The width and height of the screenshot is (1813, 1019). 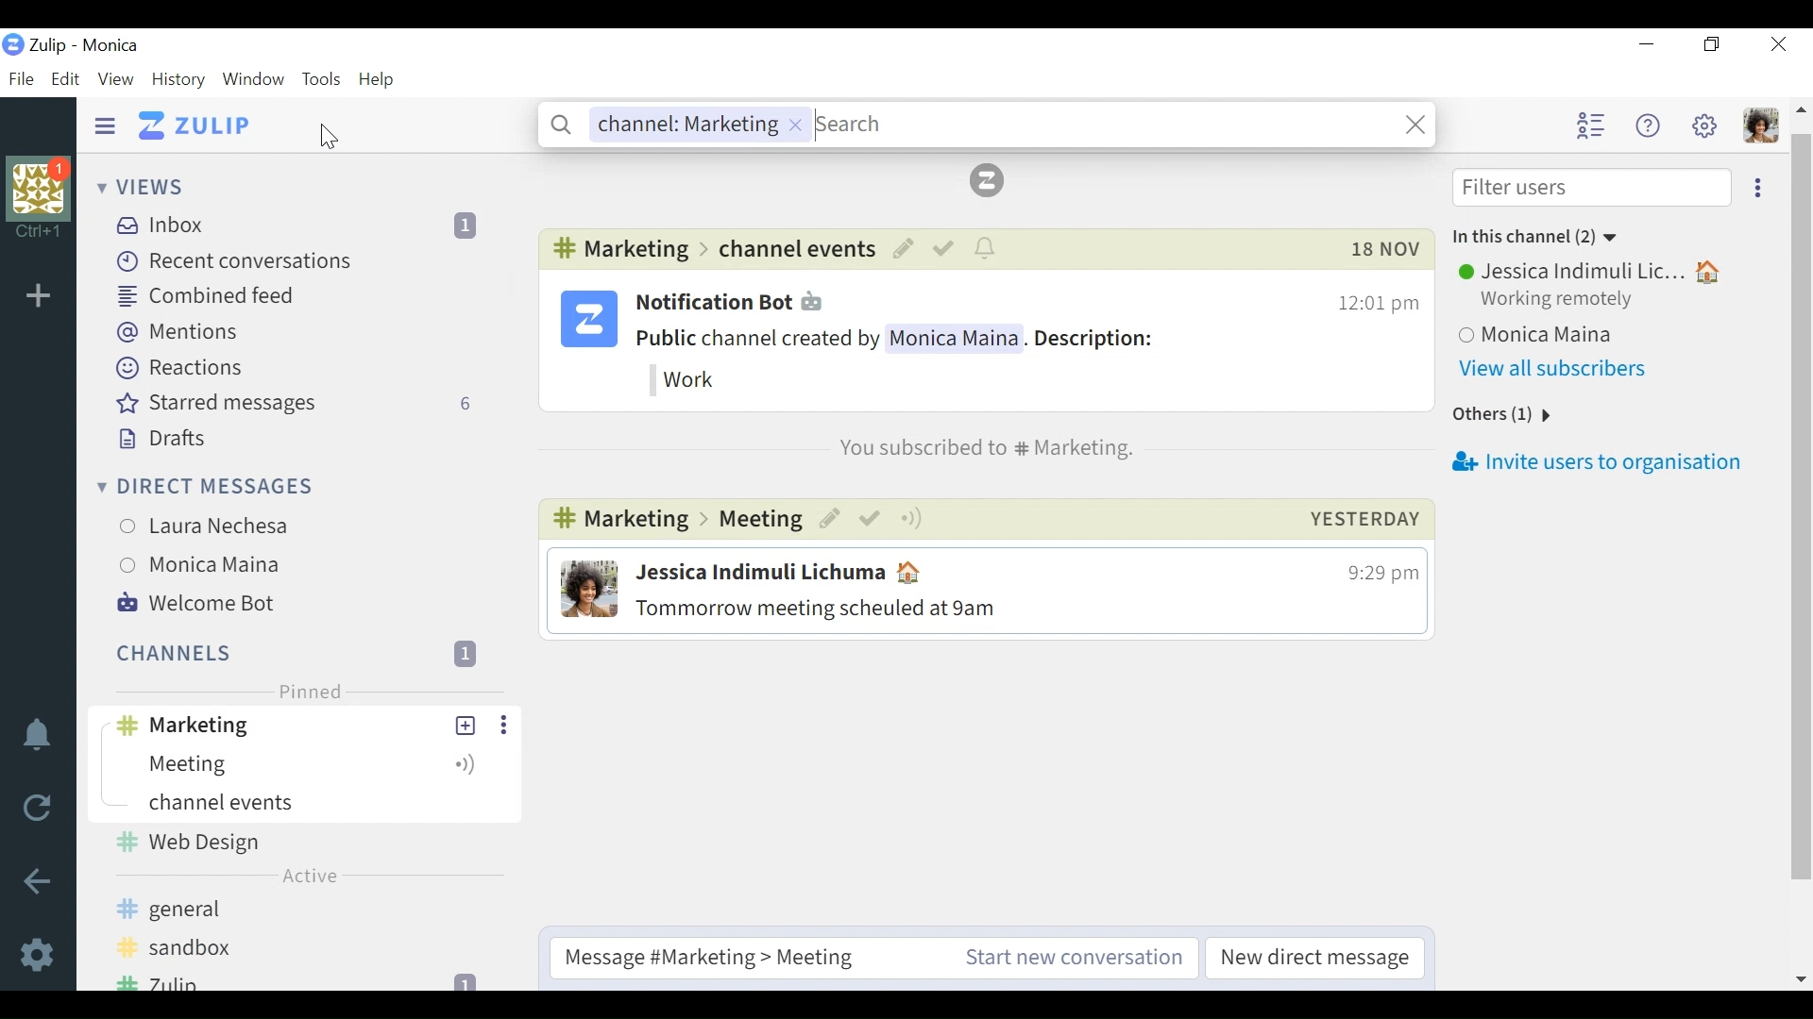 I want to click on Browse more channel, so click(x=241, y=950).